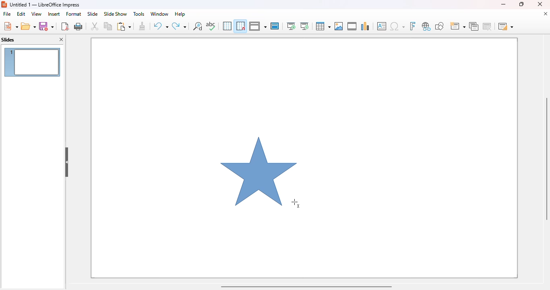 The height and width of the screenshot is (290, 550). What do you see at coordinates (198, 26) in the screenshot?
I see `find and replace` at bounding box center [198, 26].